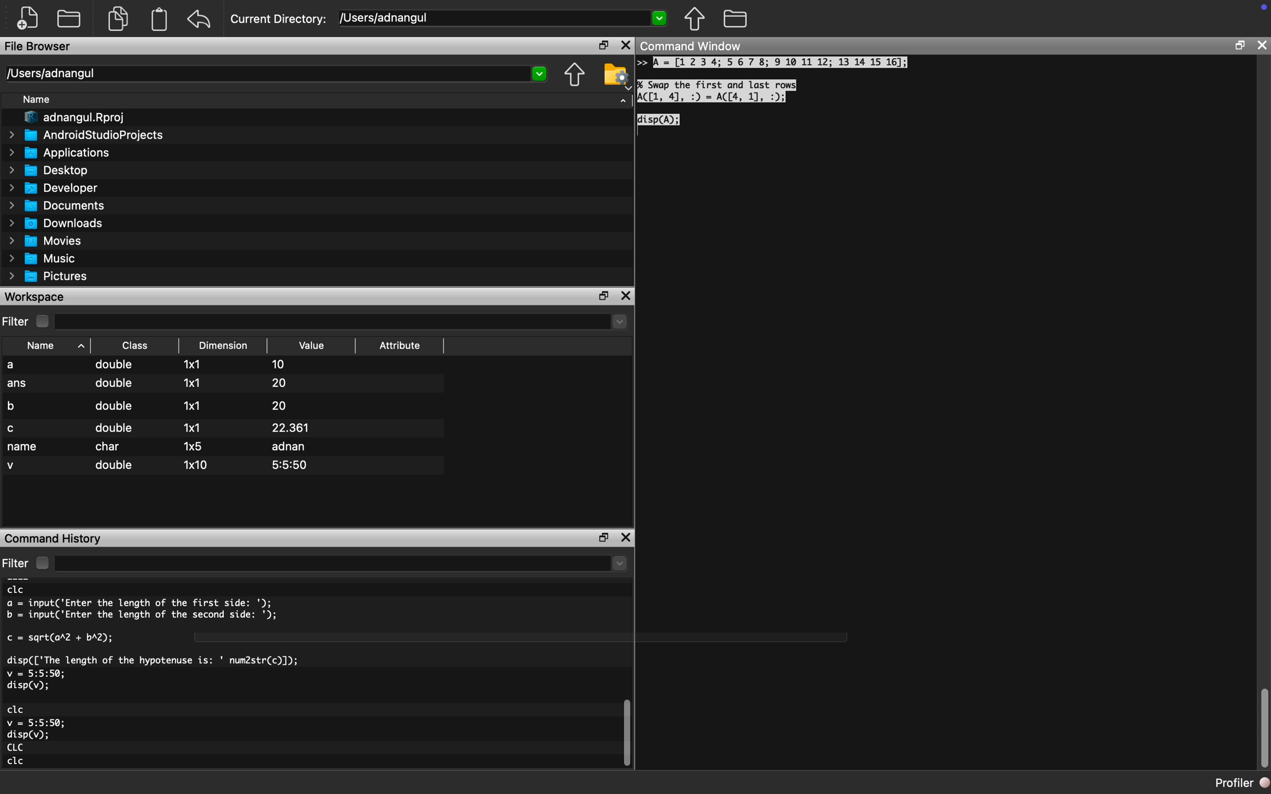  What do you see at coordinates (661, 19) in the screenshot?
I see `Dropdown` at bounding box center [661, 19].